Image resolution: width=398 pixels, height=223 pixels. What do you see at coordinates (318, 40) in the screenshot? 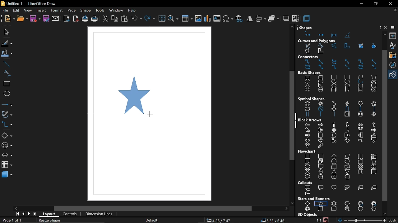
I see `curves  and polygons` at bounding box center [318, 40].